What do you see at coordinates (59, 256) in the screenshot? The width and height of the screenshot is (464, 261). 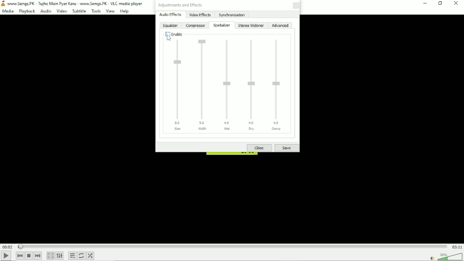 I see `Show extended settings` at bounding box center [59, 256].